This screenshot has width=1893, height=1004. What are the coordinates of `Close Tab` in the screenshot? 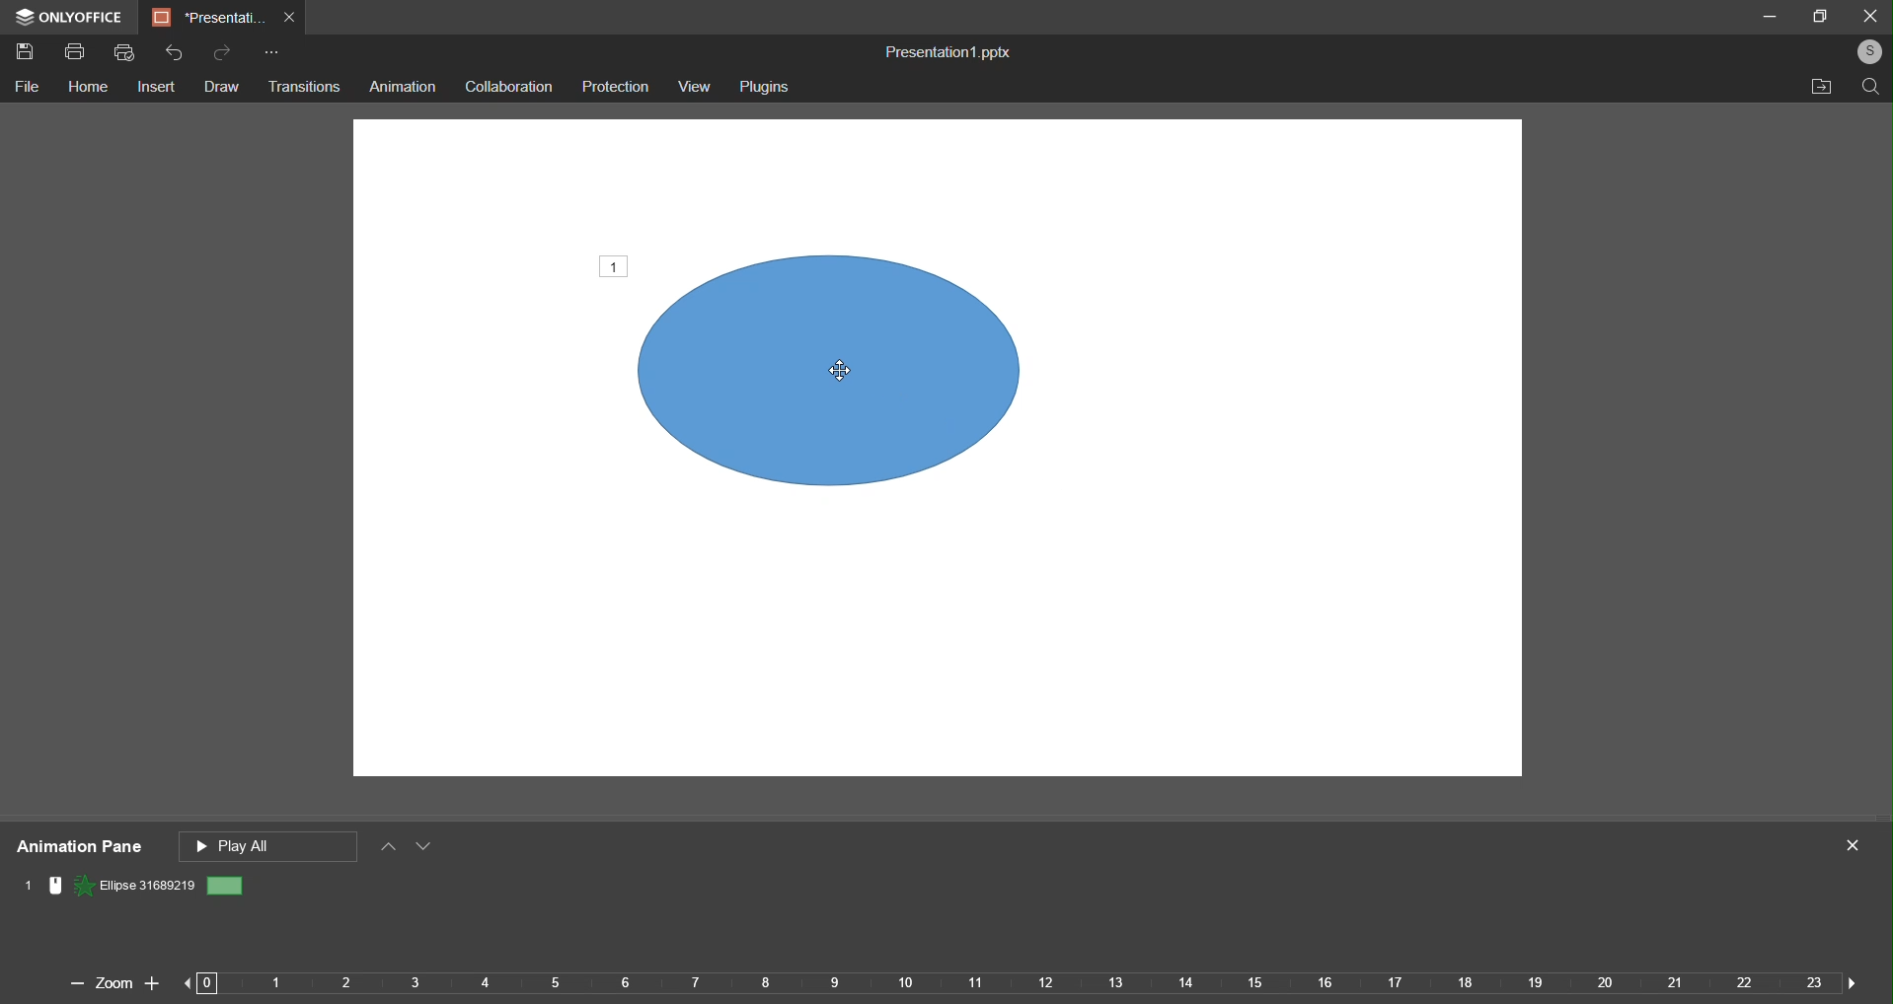 It's located at (293, 19).